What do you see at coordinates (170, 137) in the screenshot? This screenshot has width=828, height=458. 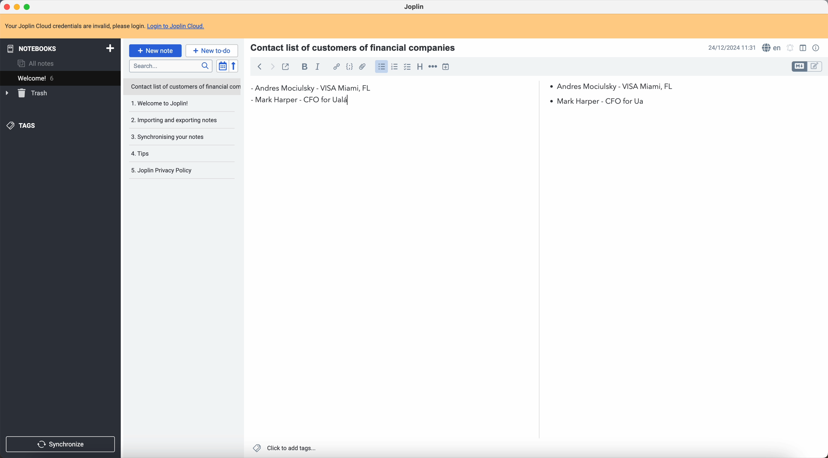 I see `3. Synchronising your notes` at bounding box center [170, 137].